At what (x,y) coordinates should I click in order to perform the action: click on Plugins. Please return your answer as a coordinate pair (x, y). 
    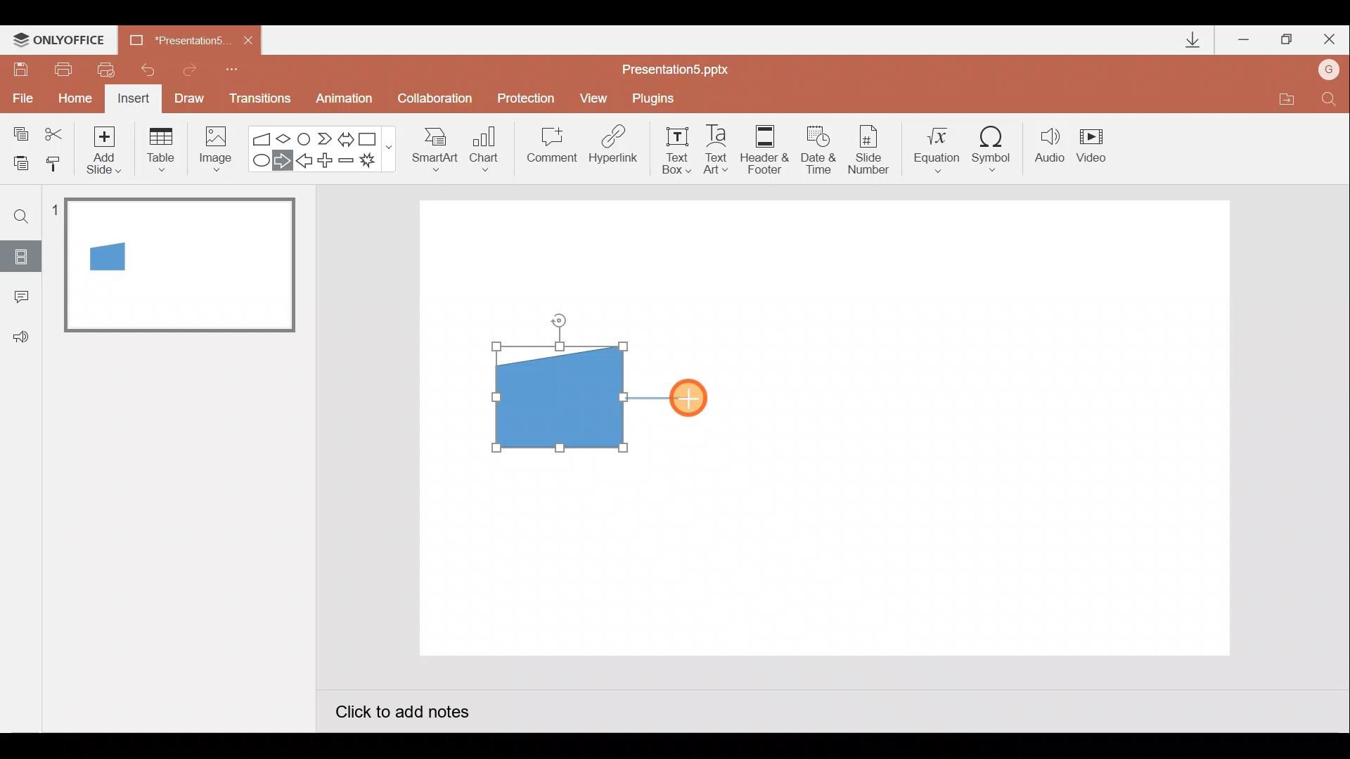
    Looking at the image, I should click on (657, 98).